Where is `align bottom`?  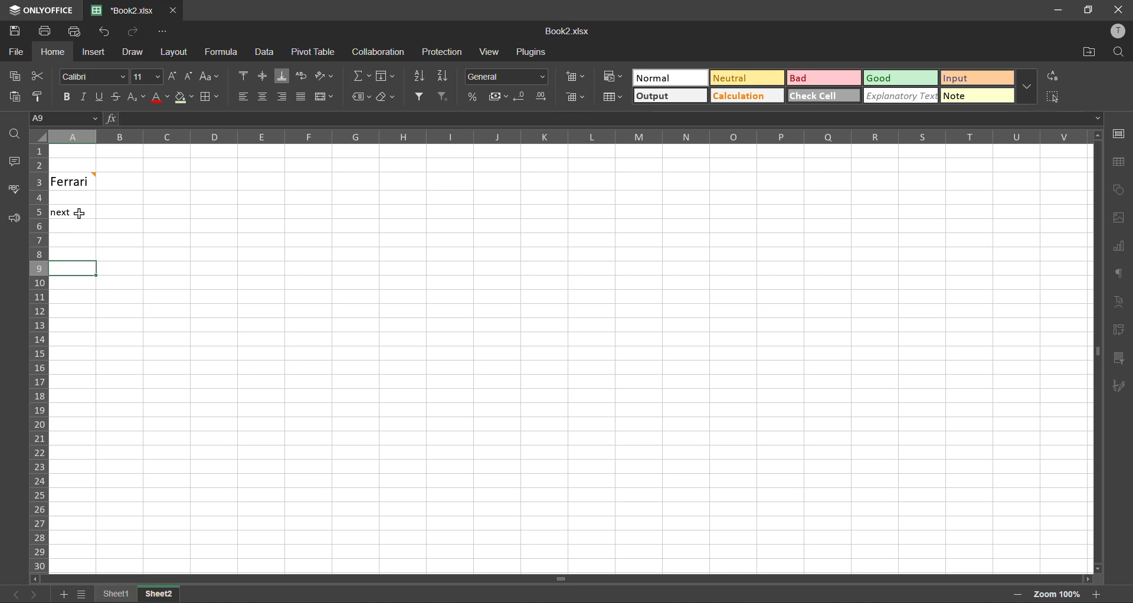
align bottom is located at coordinates (284, 77).